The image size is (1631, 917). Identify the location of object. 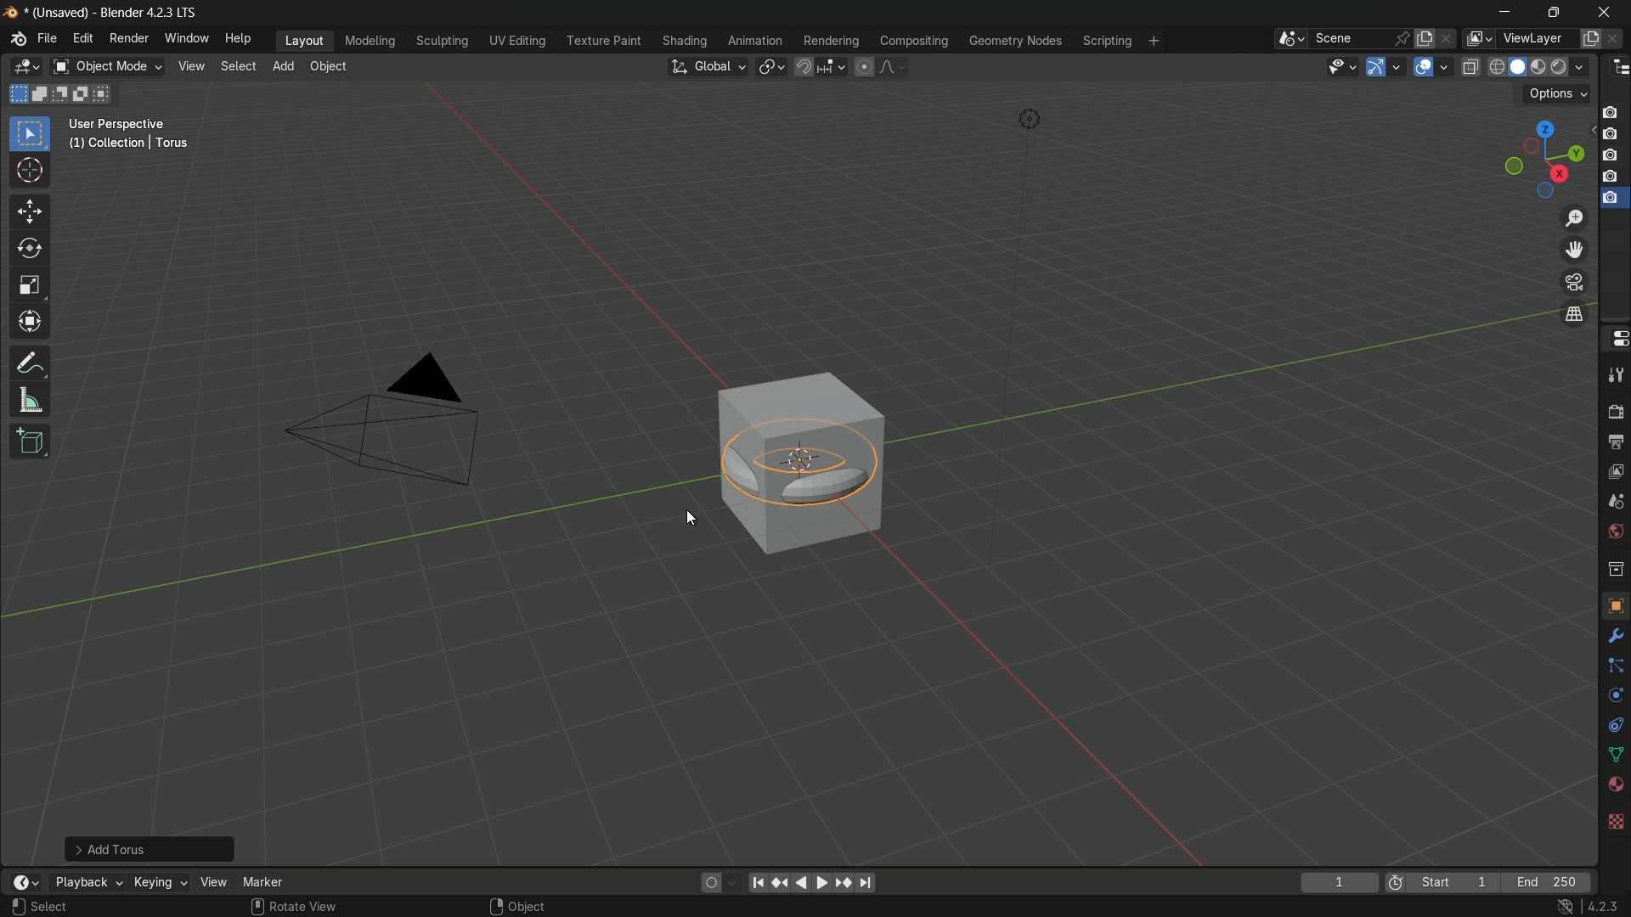
(1615, 605).